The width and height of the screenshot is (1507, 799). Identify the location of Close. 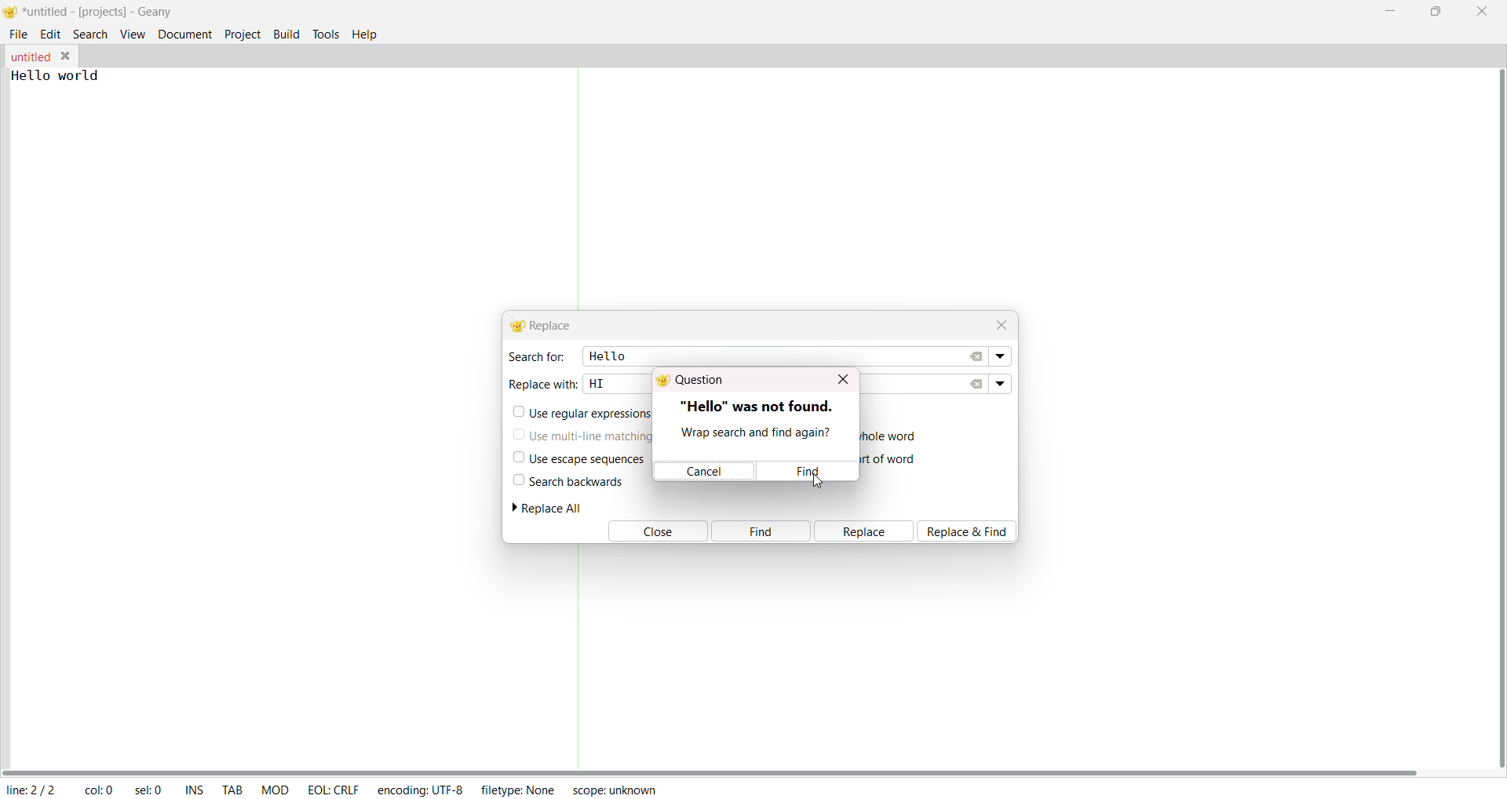
(655, 532).